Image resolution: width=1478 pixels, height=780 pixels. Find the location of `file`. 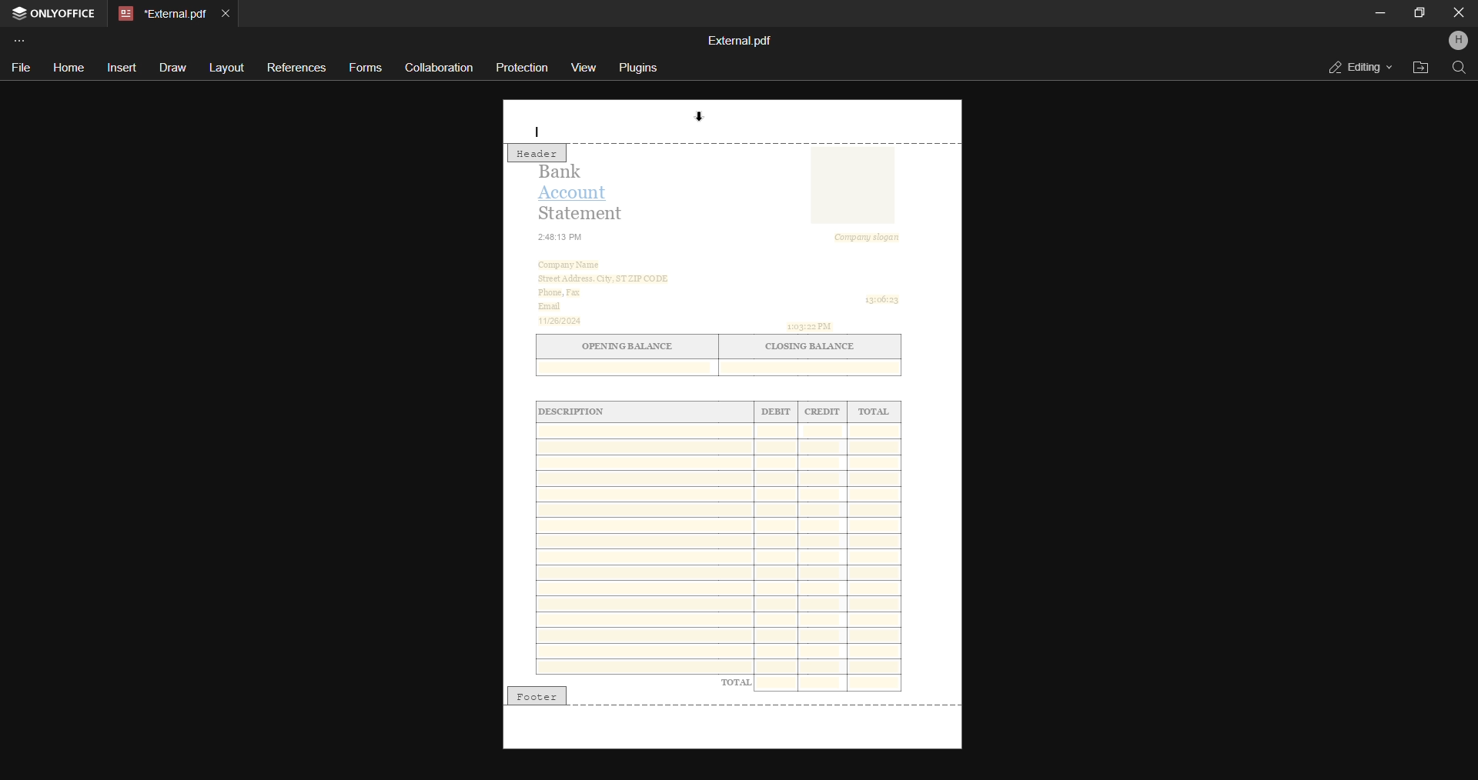

file is located at coordinates (21, 66).